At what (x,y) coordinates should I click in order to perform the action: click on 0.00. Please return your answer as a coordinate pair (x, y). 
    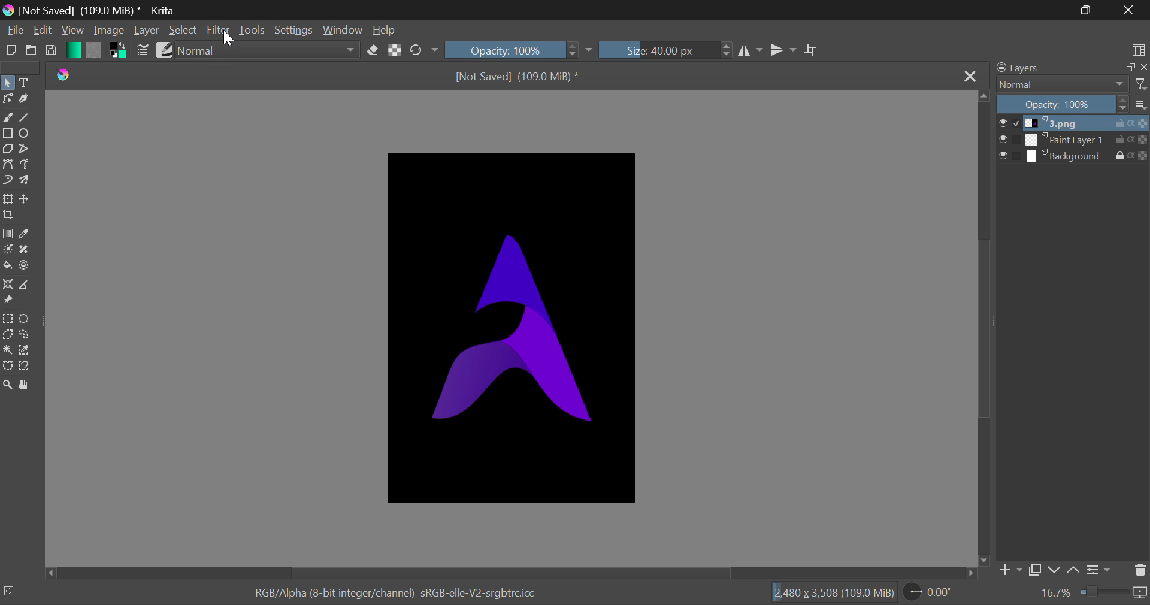
    Looking at the image, I should click on (930, 594).